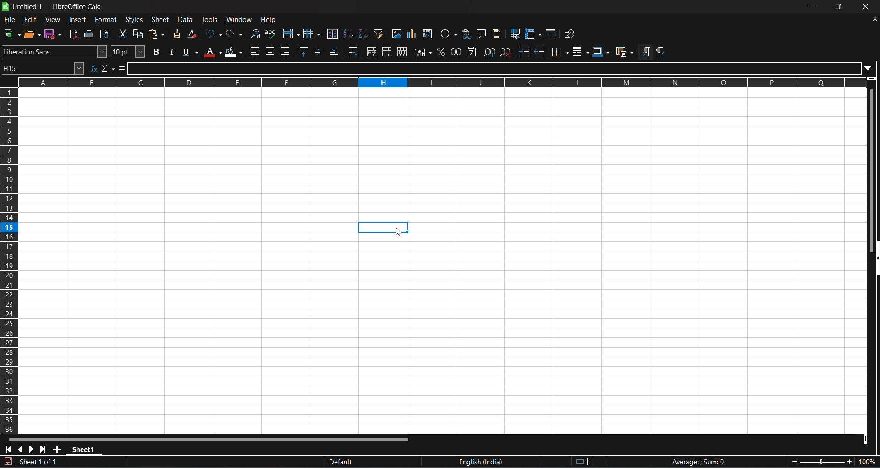 The width and height of the screenshot is (880, 468). Describe the element at coordinates (660, 52) in the screenshot. I see `right to left` at that location.